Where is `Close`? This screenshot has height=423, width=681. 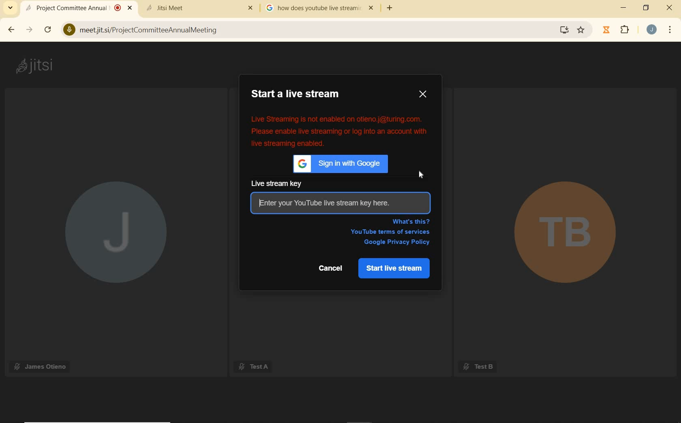 Close is located at coordinates (131, 9).